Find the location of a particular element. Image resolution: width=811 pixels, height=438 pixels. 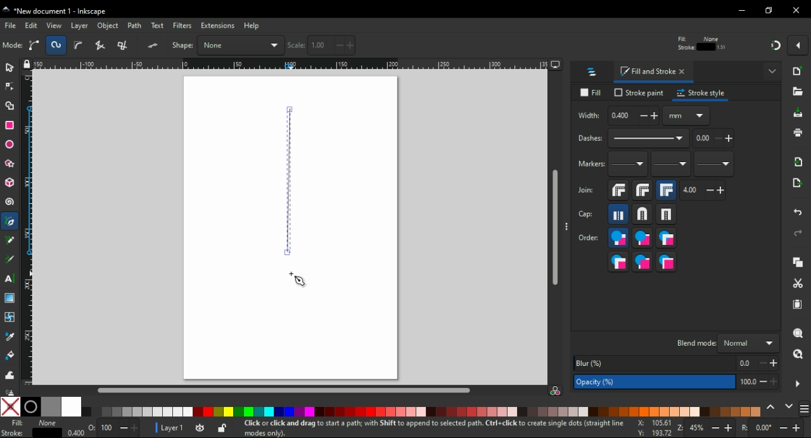

edit is located at coordinates (32, 25).